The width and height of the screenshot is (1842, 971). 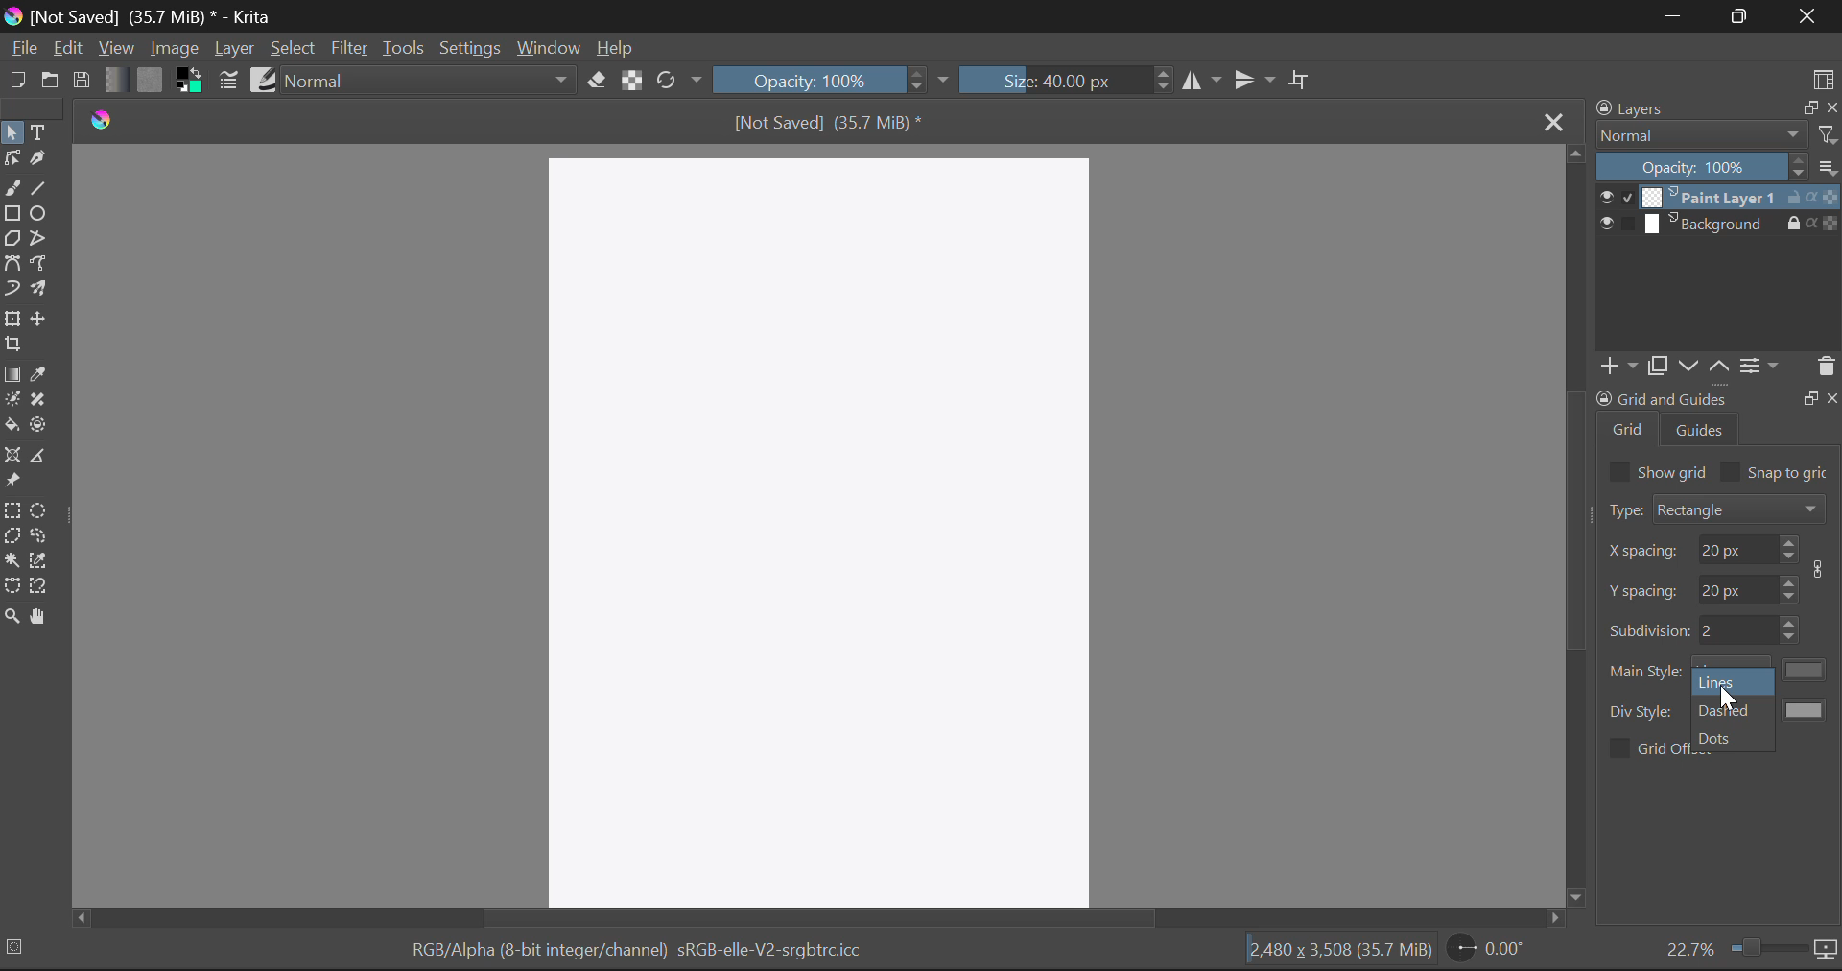 I want to click on Increase or decrease, so click(x=1789, y=549).